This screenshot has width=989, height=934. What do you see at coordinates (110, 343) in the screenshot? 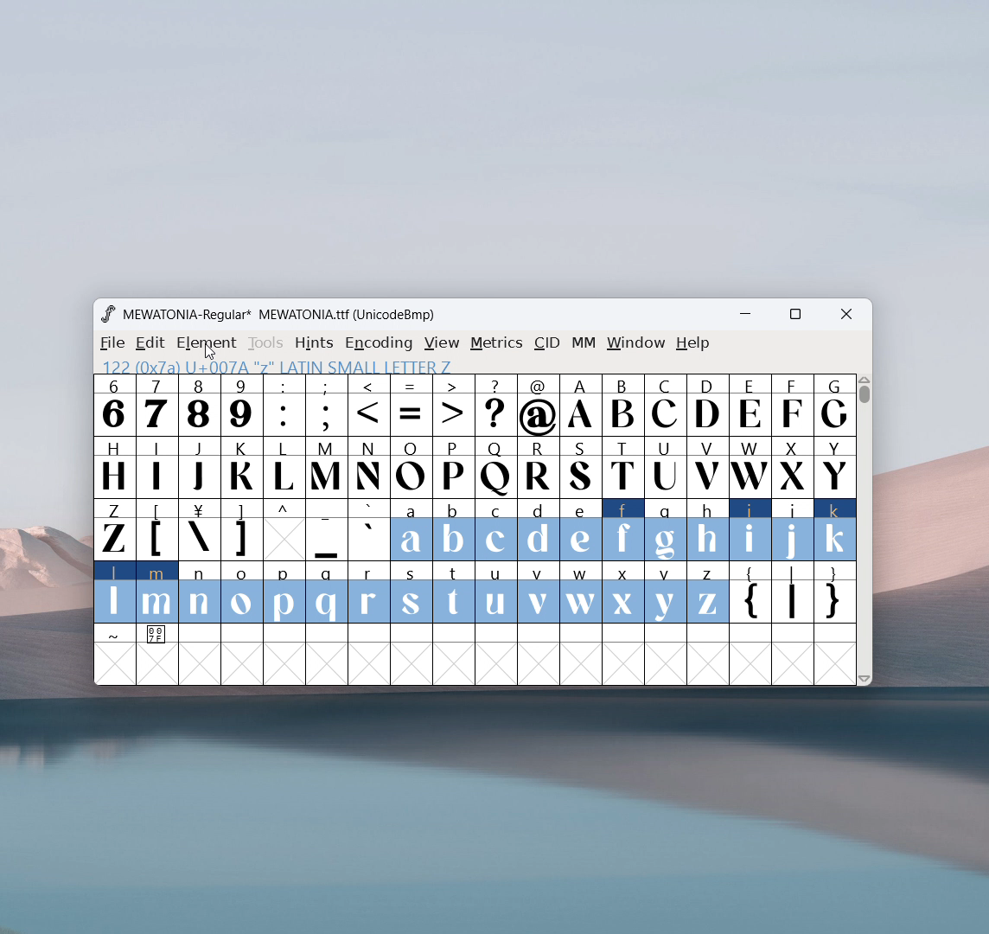
I see `file` at bounding box center [110, 343].